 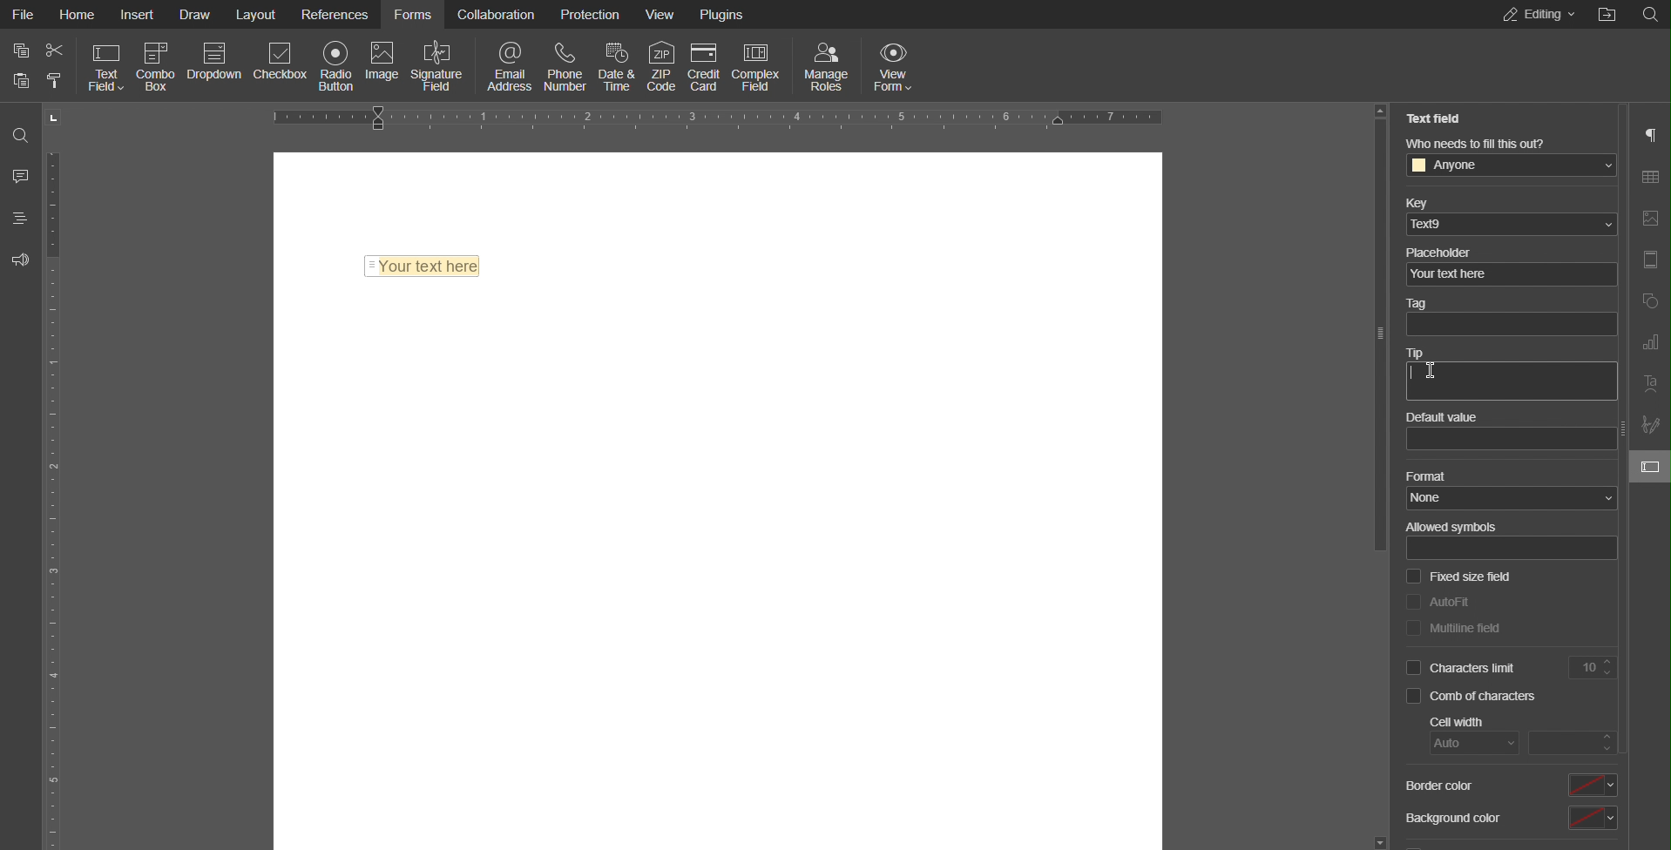 I want to click on Editing, so click(x=1538, y=15).